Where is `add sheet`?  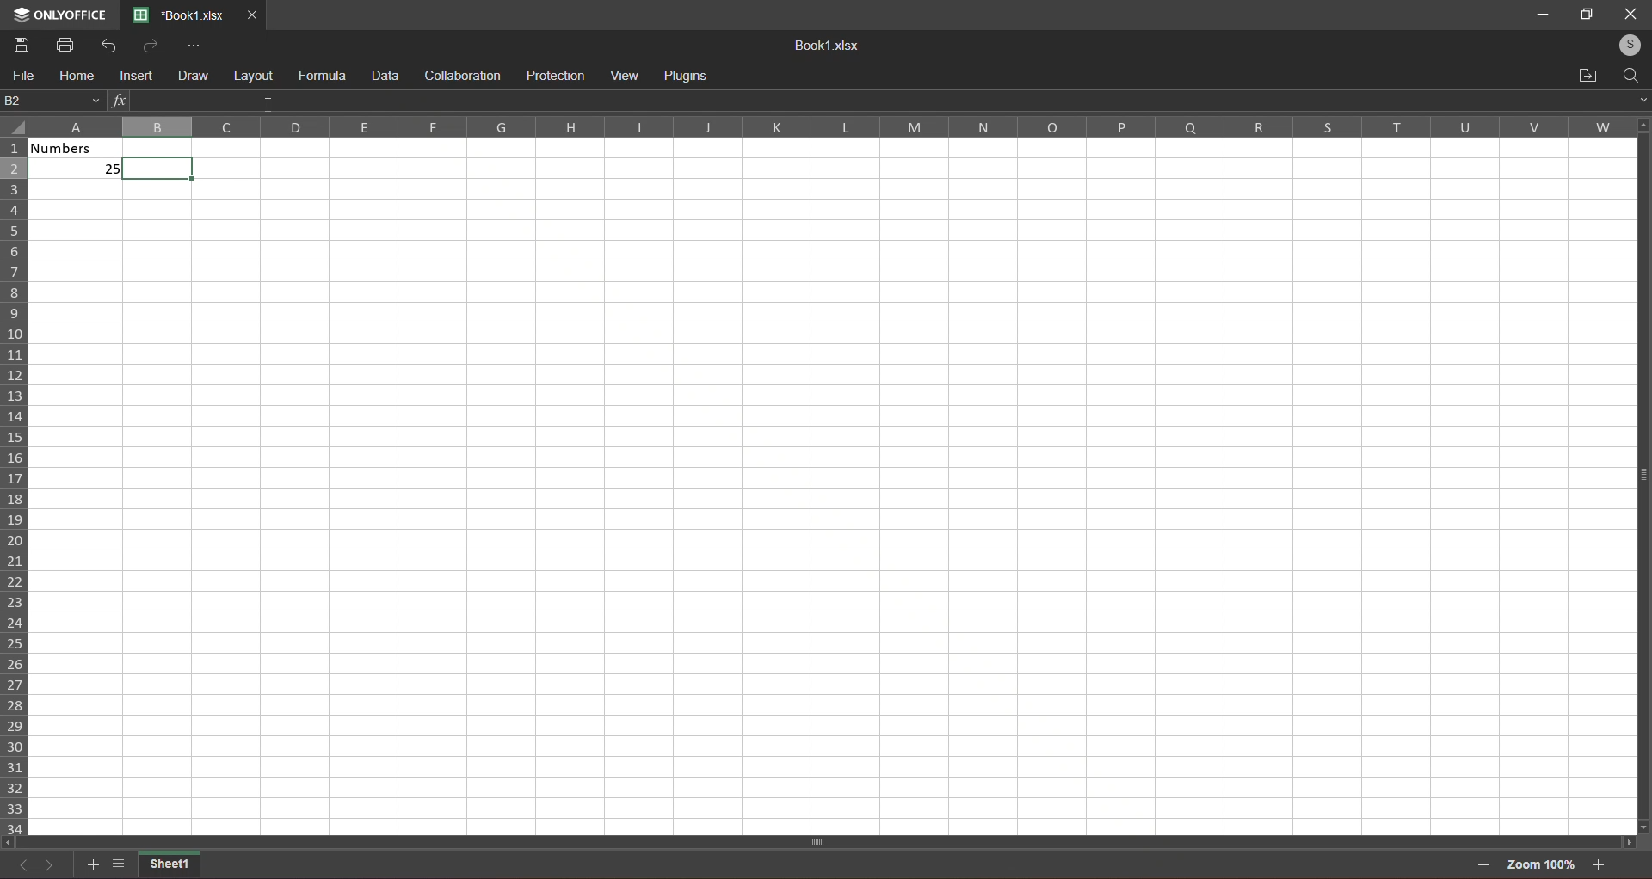
add sheet is located at coordinates (91, 865).